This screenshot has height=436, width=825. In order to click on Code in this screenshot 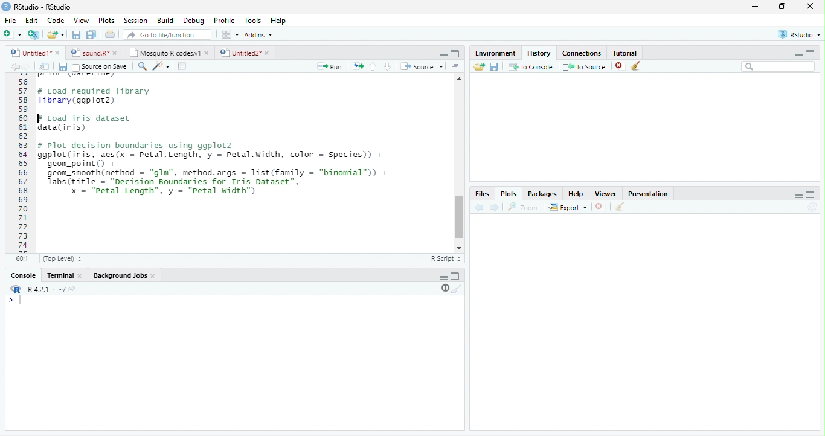, I will do `click(56, 20)`.